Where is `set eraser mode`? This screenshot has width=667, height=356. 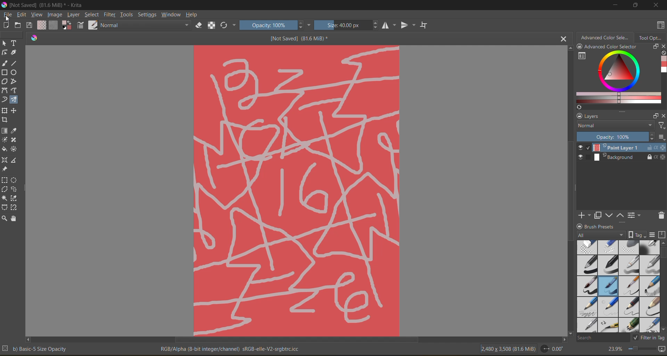 set eraser mode is located at coordinates (199, 25).